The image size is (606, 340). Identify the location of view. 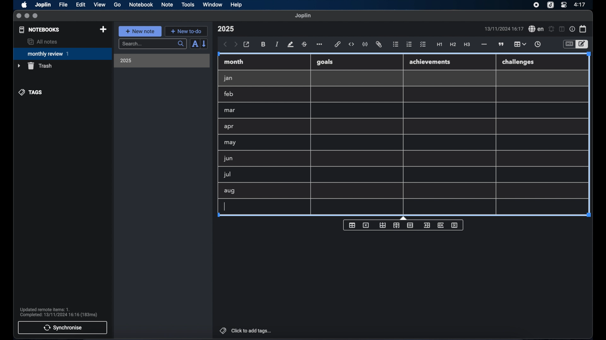
(99, 5).